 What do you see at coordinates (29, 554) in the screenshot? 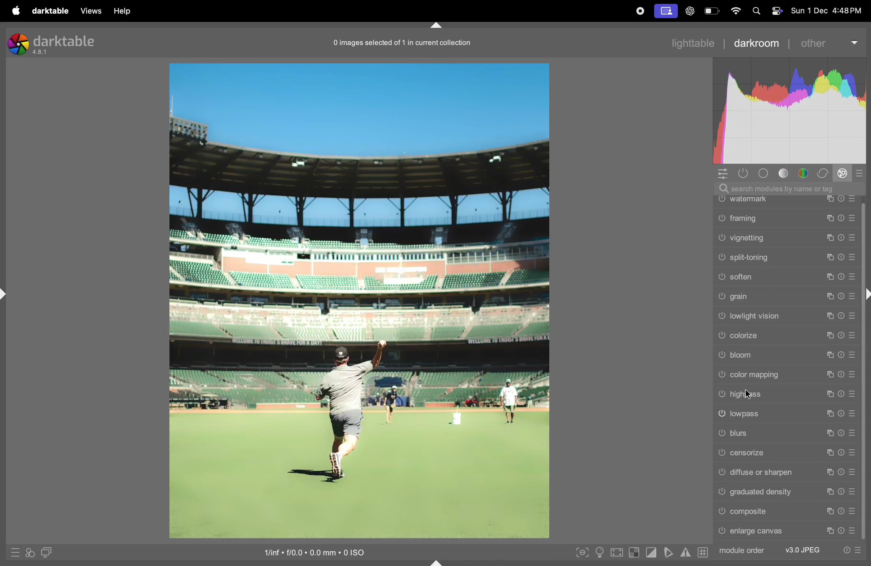
I see `quick acess applying styles` at bounding box center [29, 554].